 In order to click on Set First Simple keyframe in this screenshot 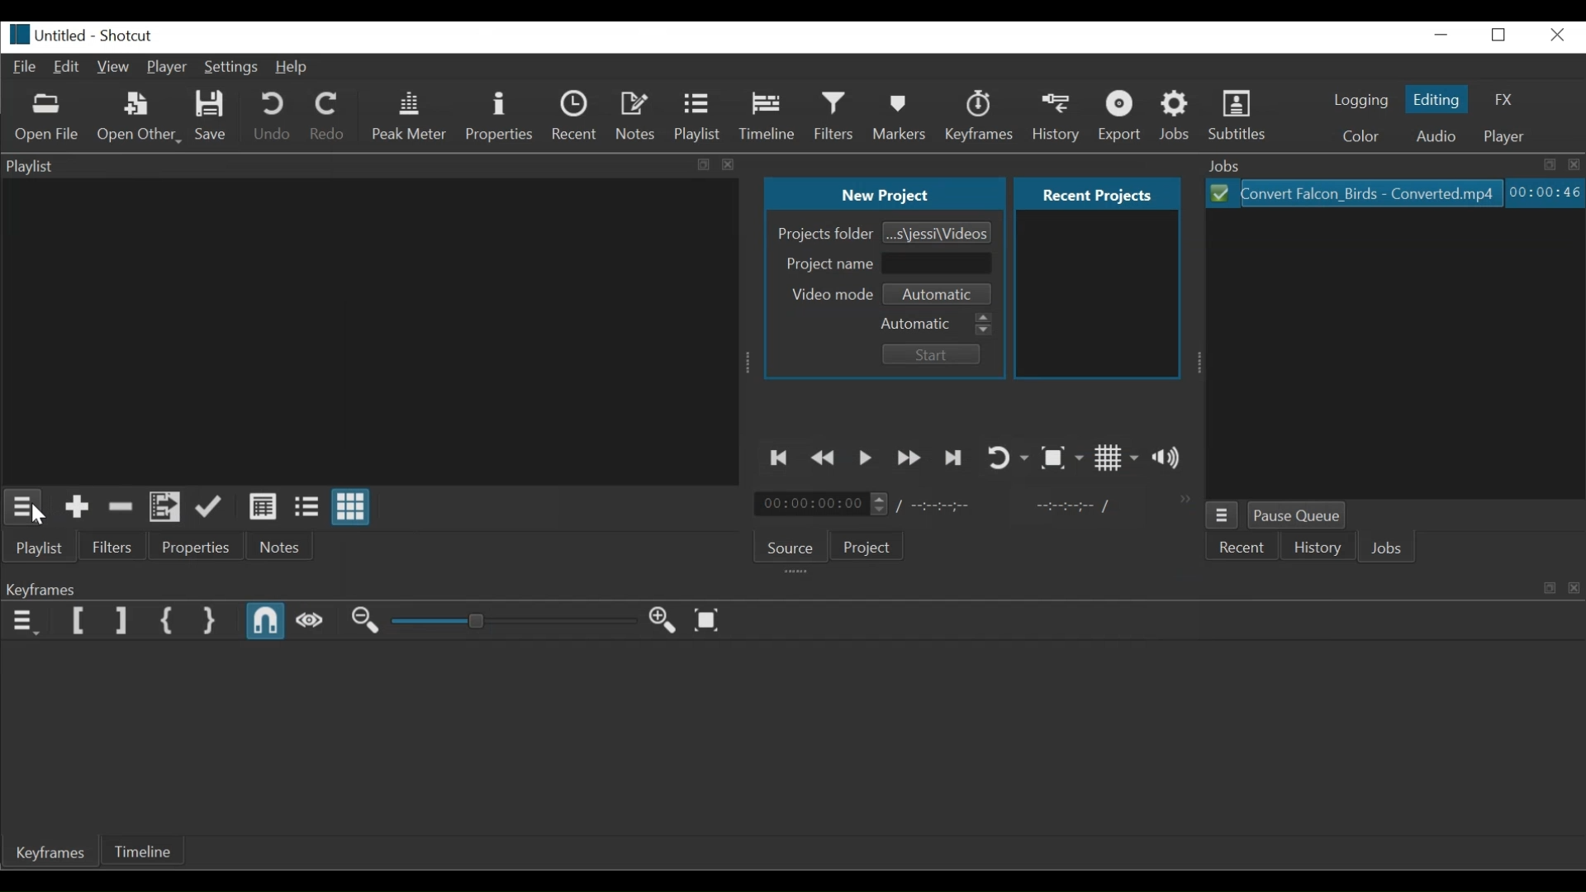, I will do `click(170, 621)`.